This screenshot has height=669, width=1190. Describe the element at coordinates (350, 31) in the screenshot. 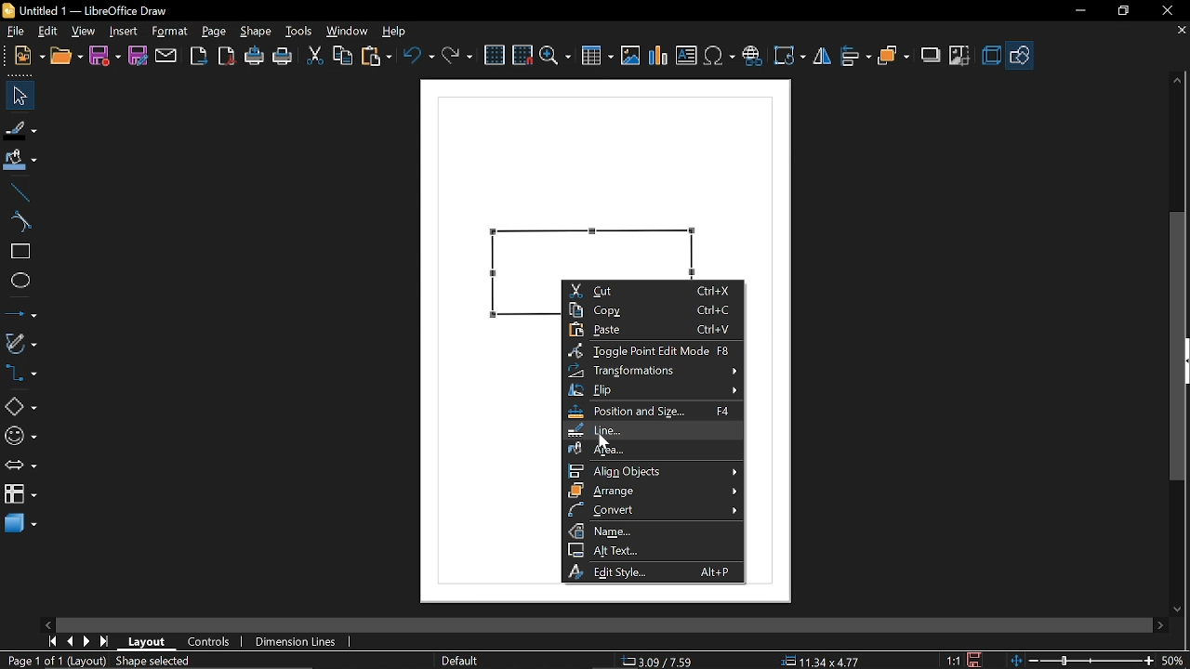

I see `window` at that location.